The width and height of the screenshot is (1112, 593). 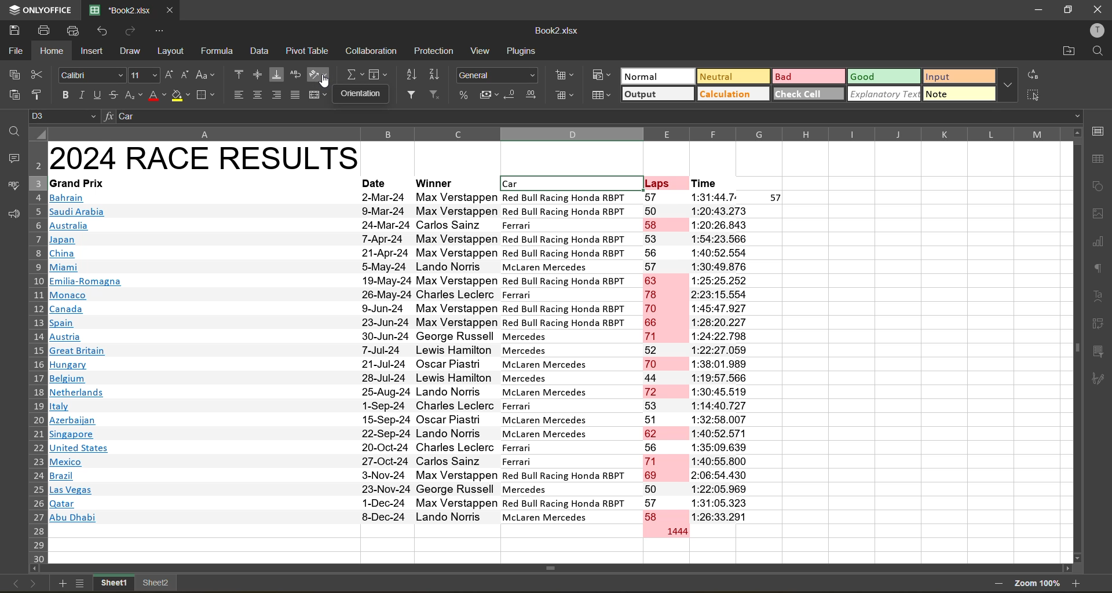 I want to click on sheets list, so click(x=81, y=584).